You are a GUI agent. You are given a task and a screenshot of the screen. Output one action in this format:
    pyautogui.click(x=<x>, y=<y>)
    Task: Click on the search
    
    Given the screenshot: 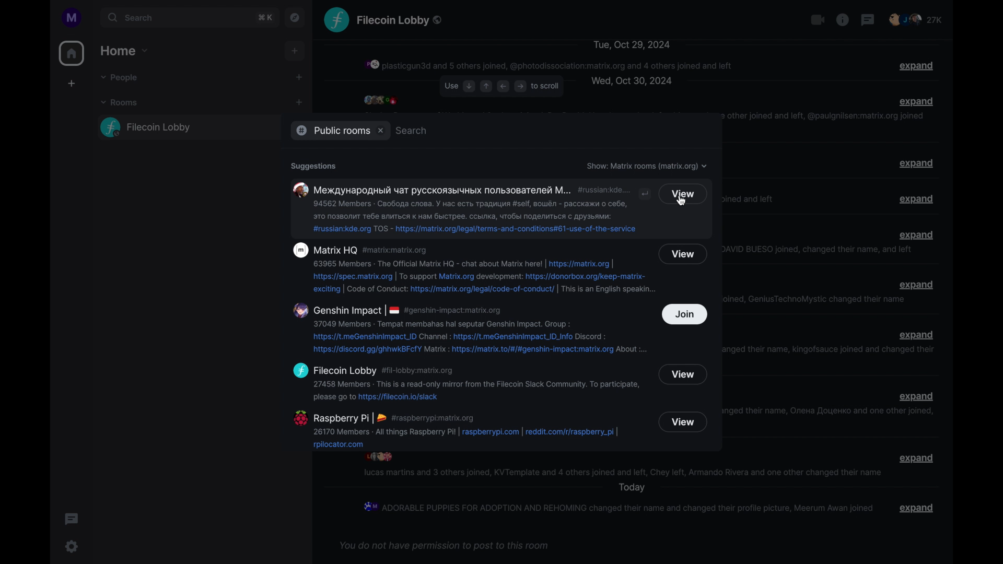 What is the action you would take?
    pyautogui.click(x=175, y=18)
    